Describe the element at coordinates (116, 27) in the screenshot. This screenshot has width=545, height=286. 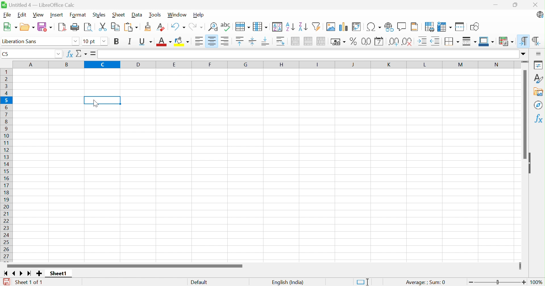
I see `Copy` at that location.